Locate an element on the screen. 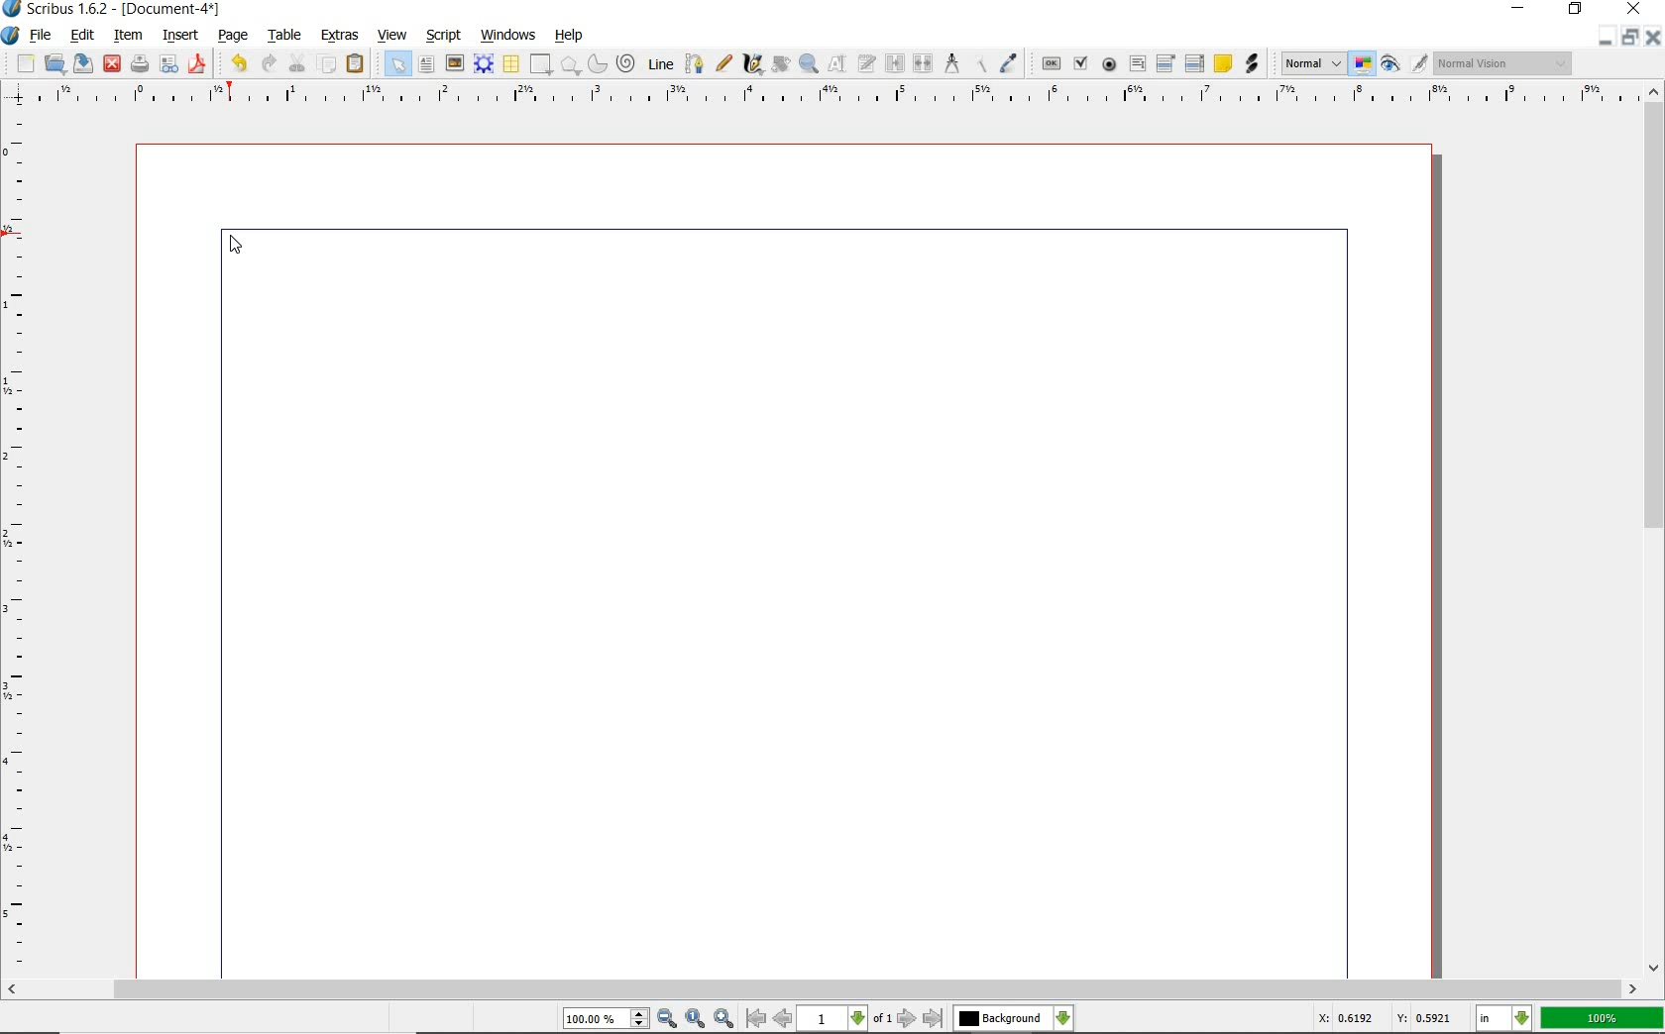 This screenshot has width=1665, height=1034. view is located at coordinates (392, 36).